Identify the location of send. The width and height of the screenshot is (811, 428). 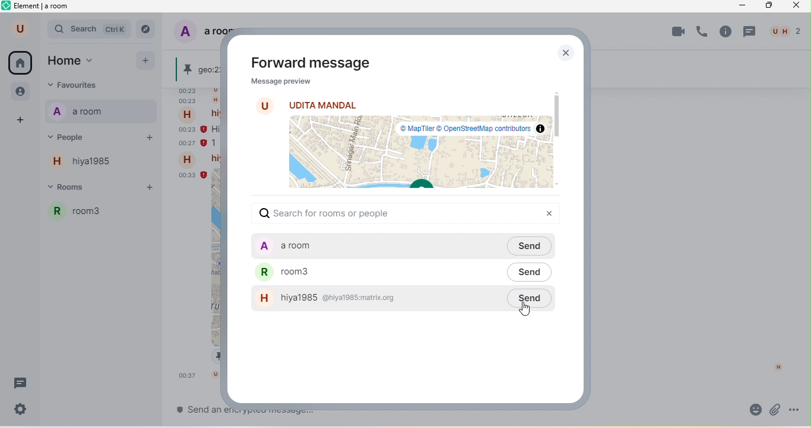
(534, 271).